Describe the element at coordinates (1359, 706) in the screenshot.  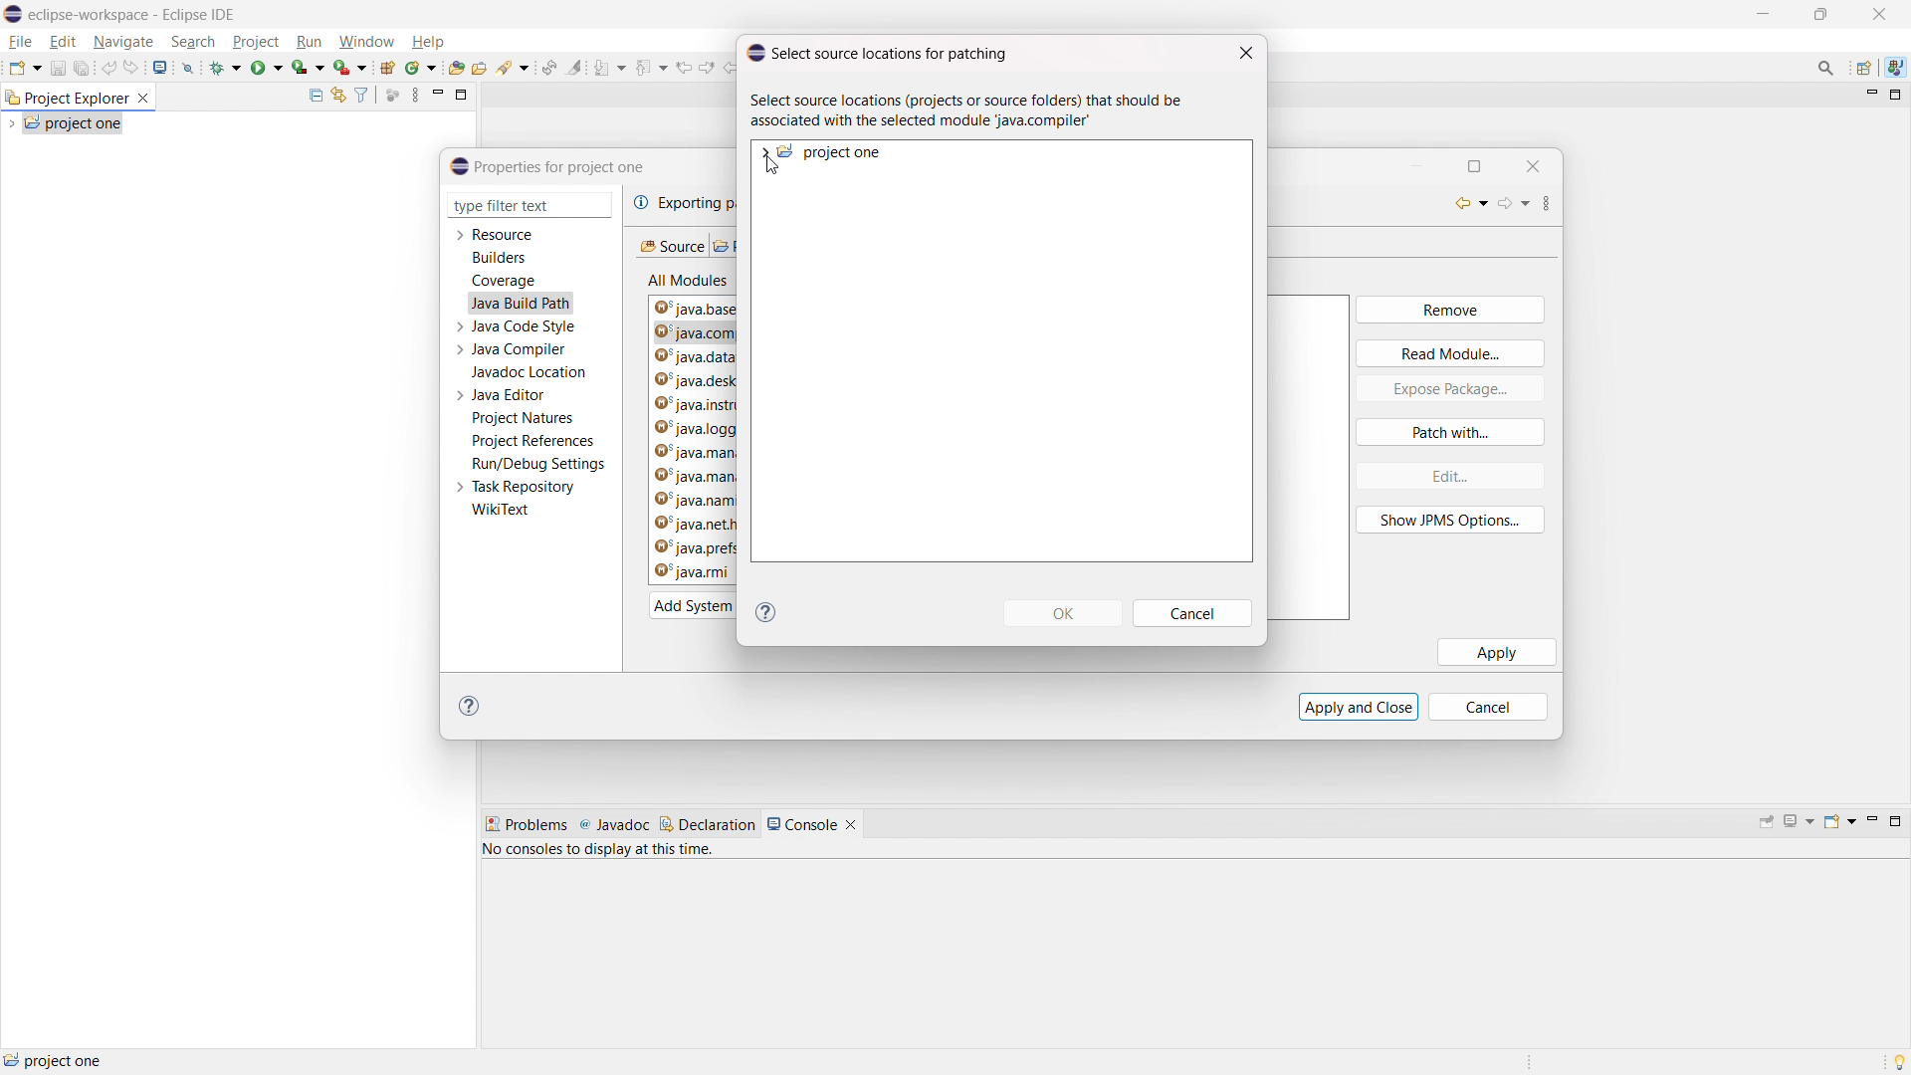
I see `apply and close` at that location.